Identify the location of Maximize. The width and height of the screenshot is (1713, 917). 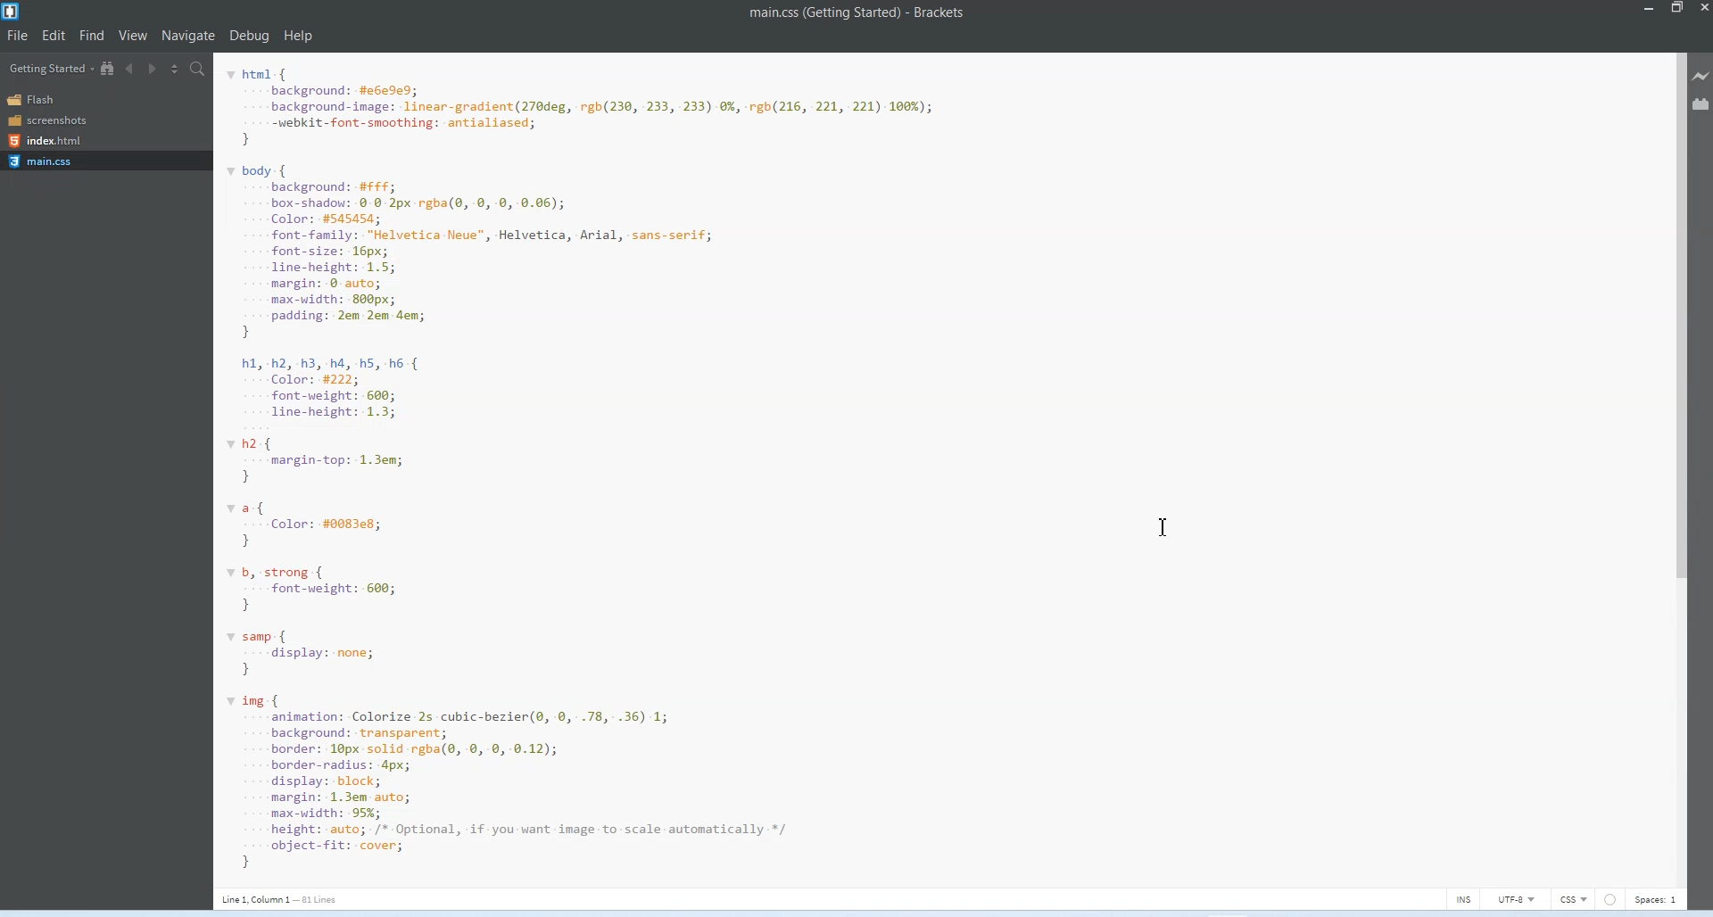
(1677, 9).